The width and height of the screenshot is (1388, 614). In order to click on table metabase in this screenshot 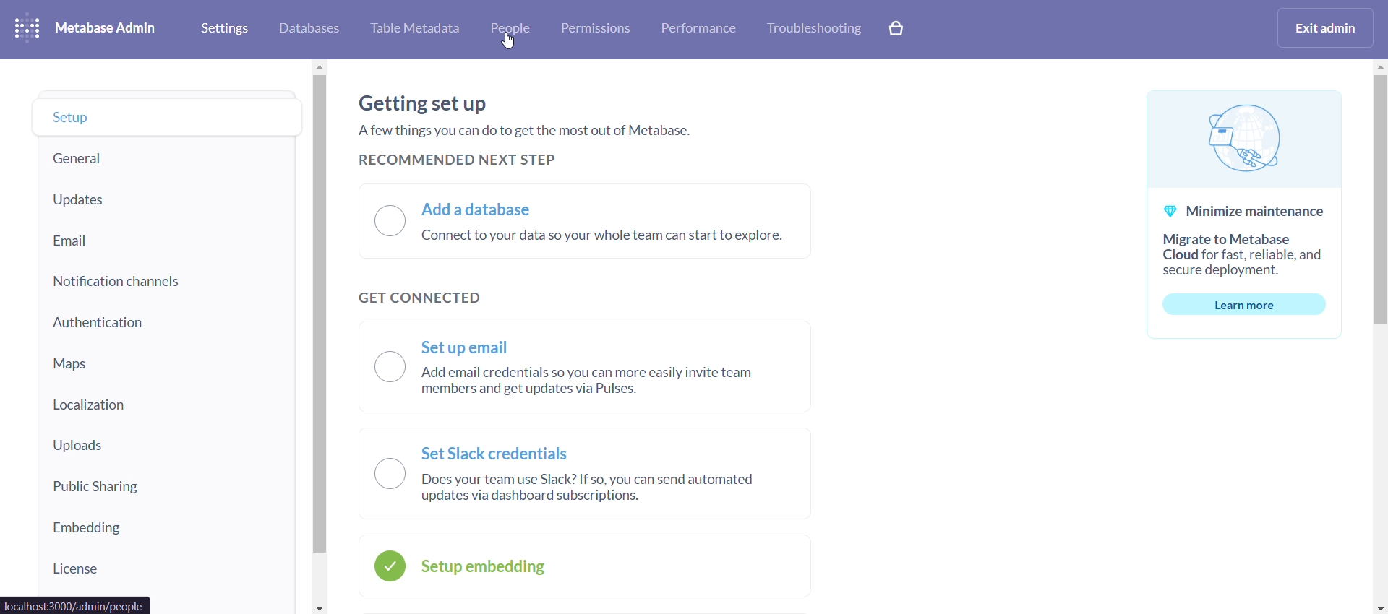, I will do `click(414, 29)`.